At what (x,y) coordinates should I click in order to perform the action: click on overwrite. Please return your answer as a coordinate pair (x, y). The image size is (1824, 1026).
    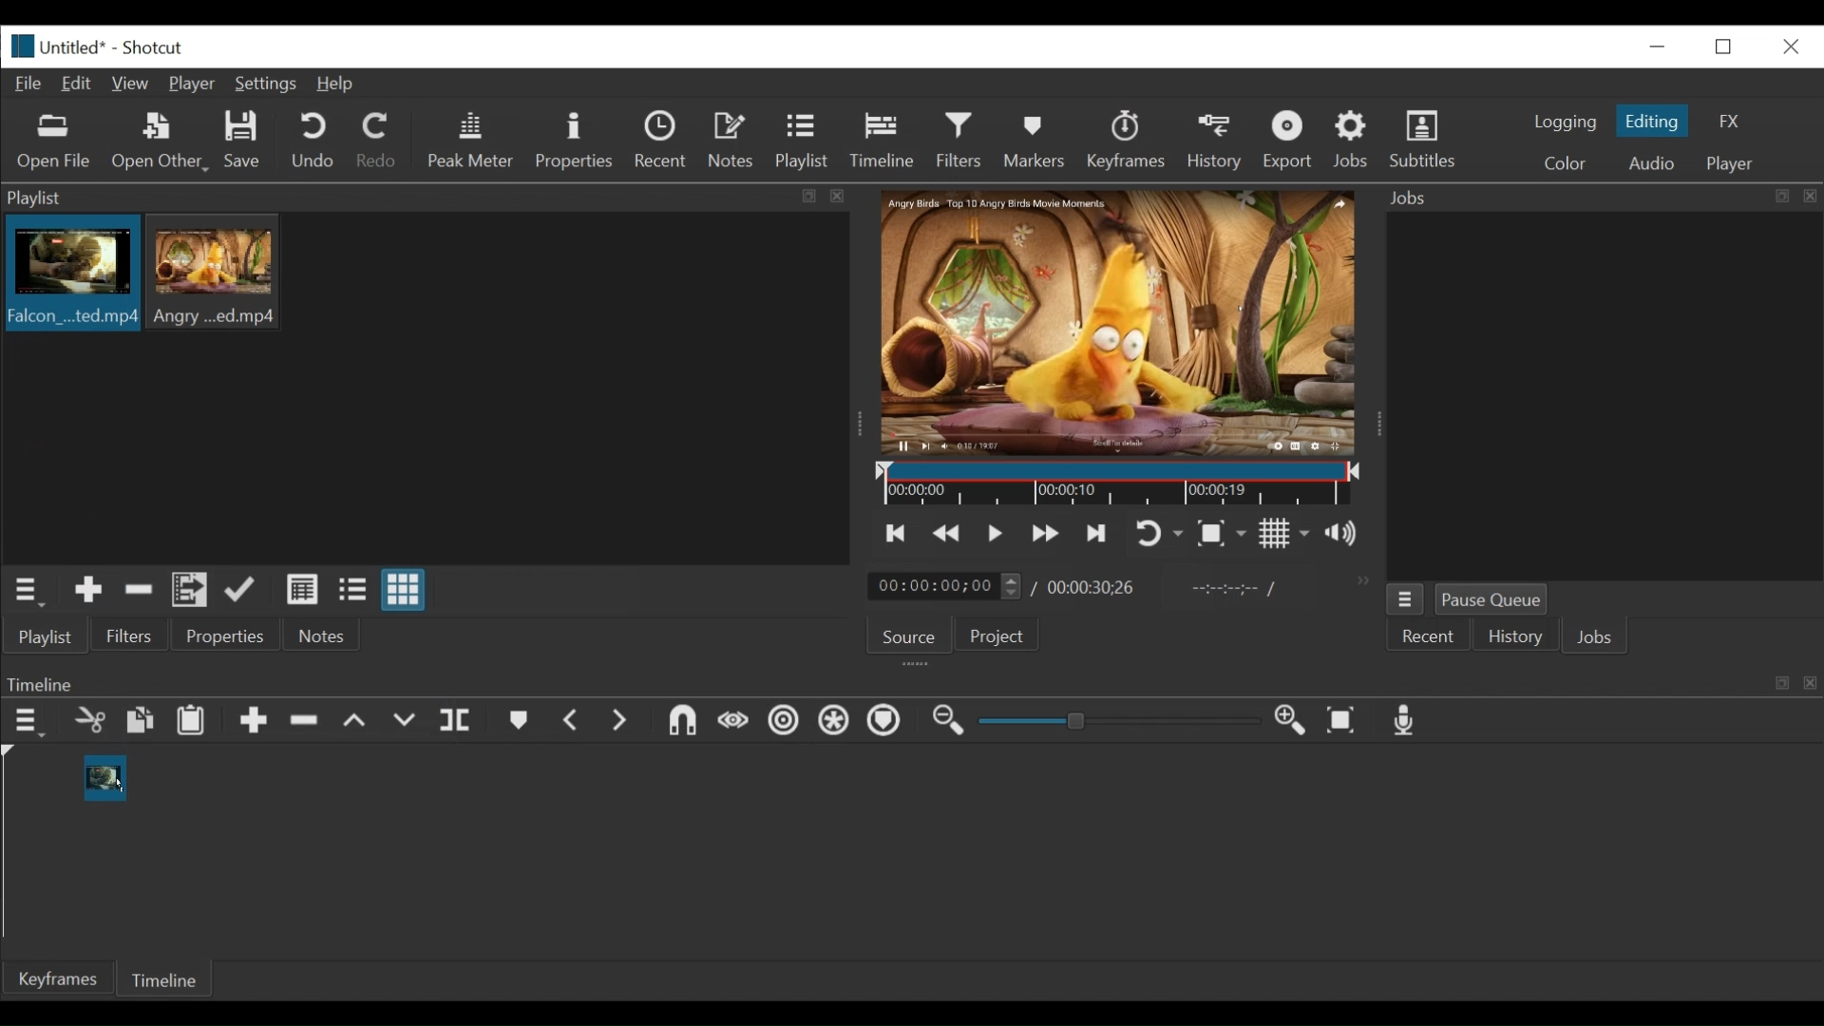
    Looking at the image, I should click on (408, 721).